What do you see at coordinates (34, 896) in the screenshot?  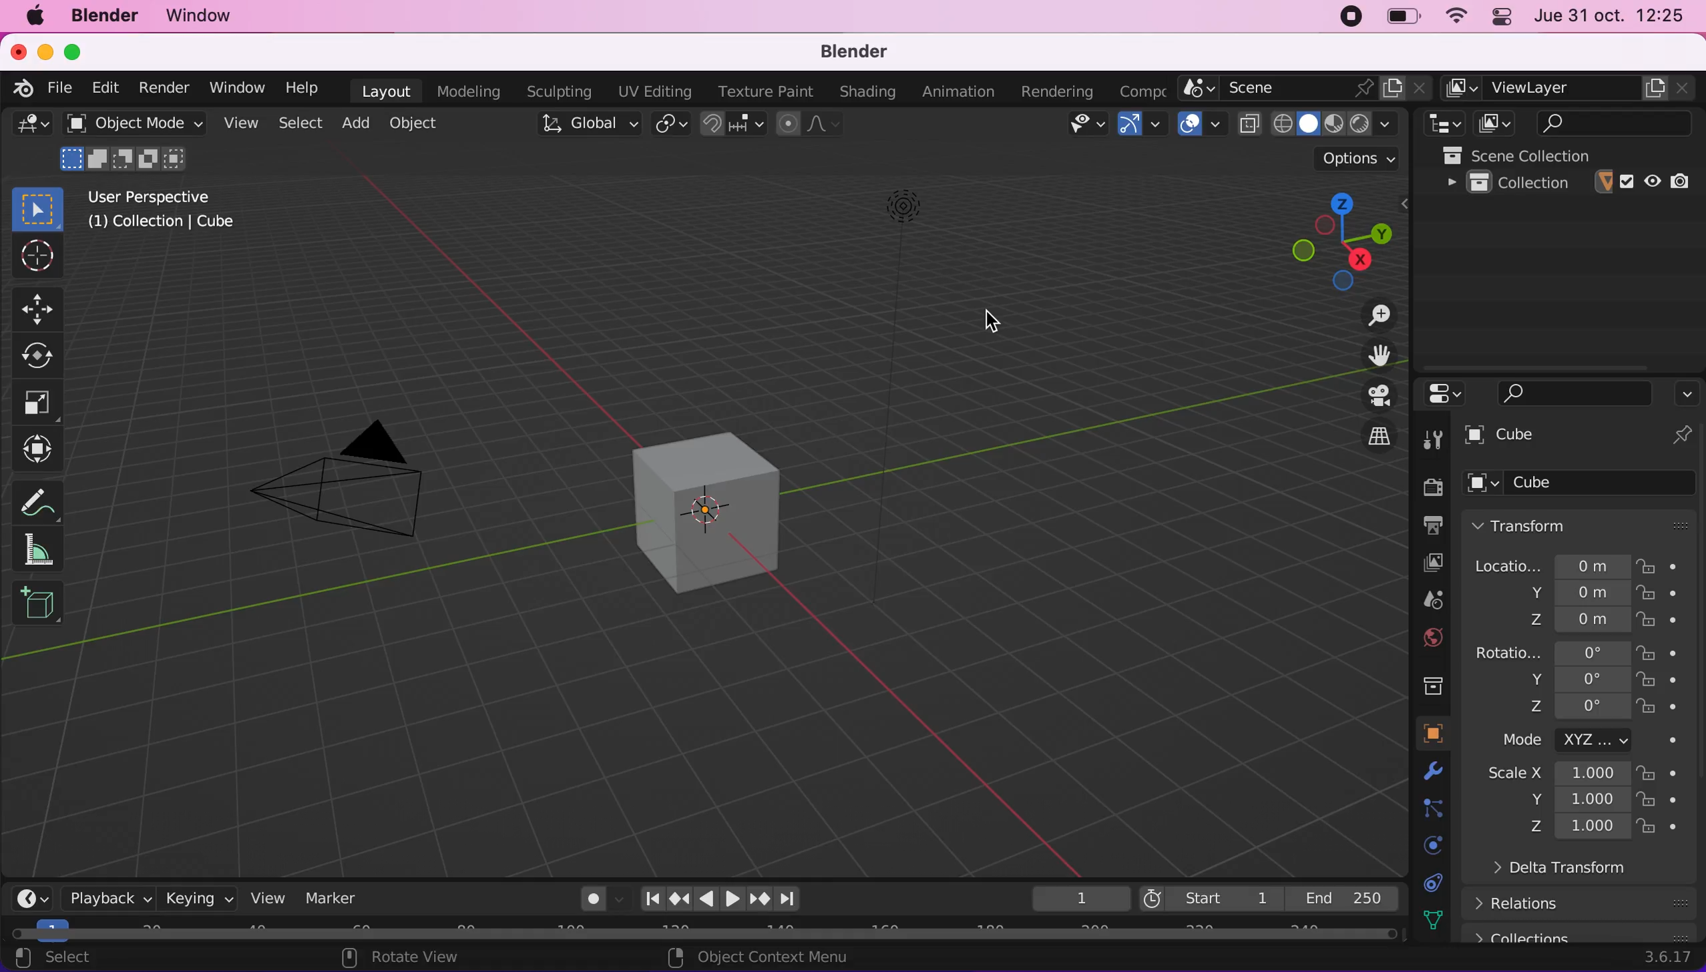 I see `editor type` at bounding box center [34, 896].